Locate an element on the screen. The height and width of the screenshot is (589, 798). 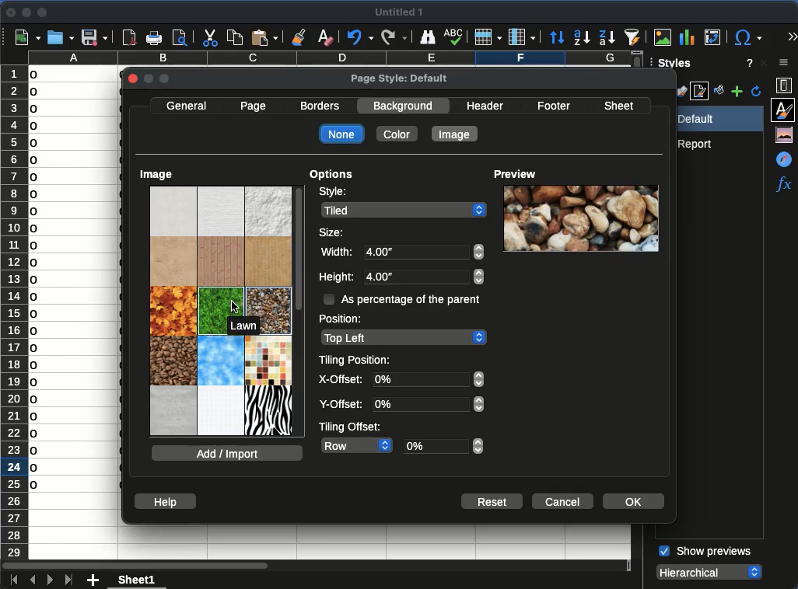
copy is located at coordinates (234, 36).